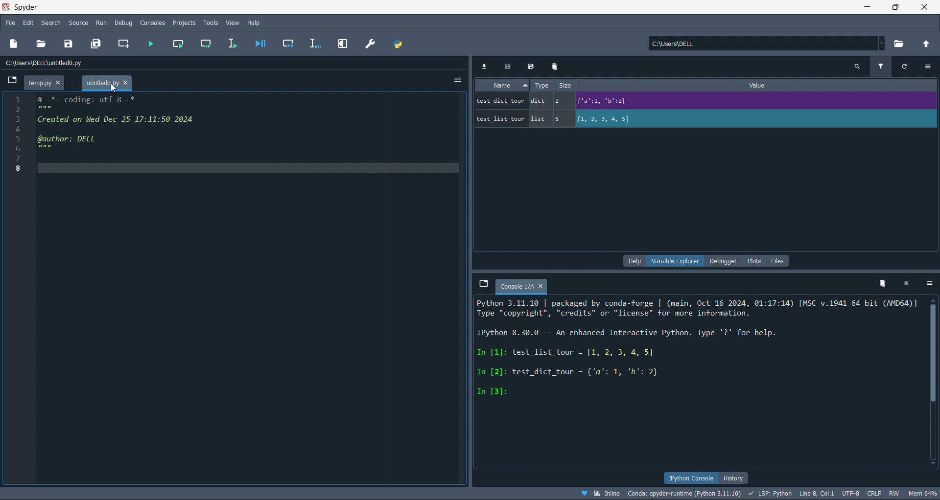 The height and width of the screenshot is (500, 940). Describe the element at coordinates (615, 101) in the screenshot. I see `test dict tour dict 2 {'a':1, 'b':2}` at that location.